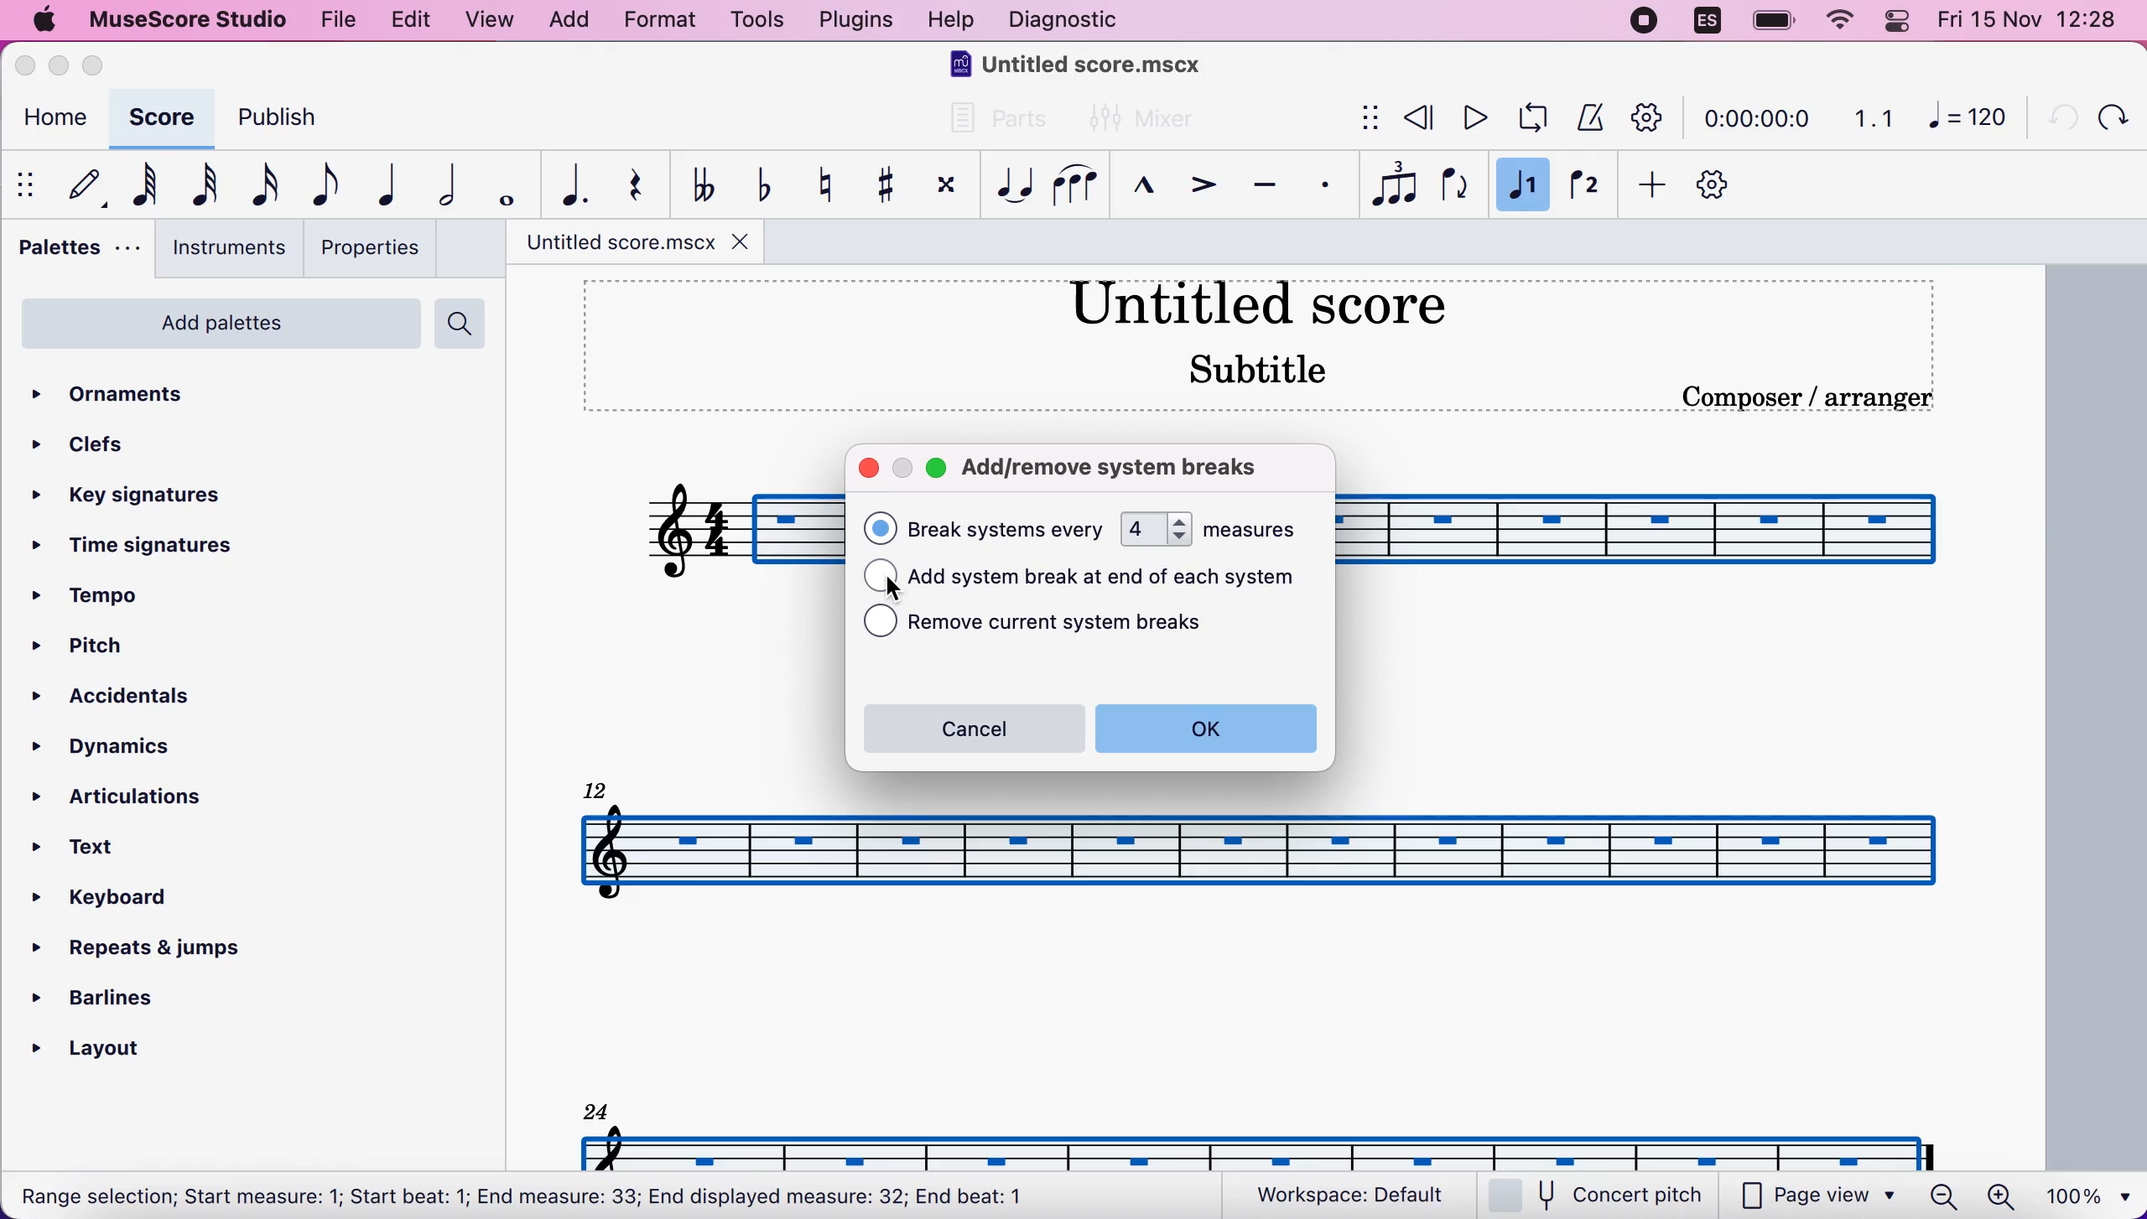  I want to click on checkbox, so click(881, 528).